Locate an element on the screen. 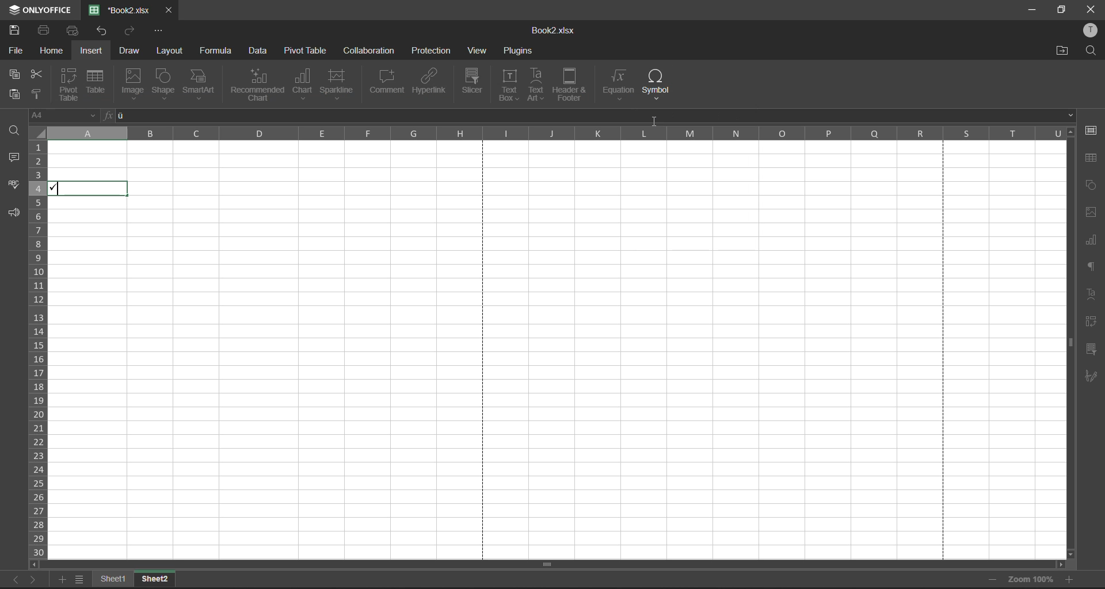 Image resolution: width=1105 pixels, height=589 pixels. cut is located at coordinates (37, 75).